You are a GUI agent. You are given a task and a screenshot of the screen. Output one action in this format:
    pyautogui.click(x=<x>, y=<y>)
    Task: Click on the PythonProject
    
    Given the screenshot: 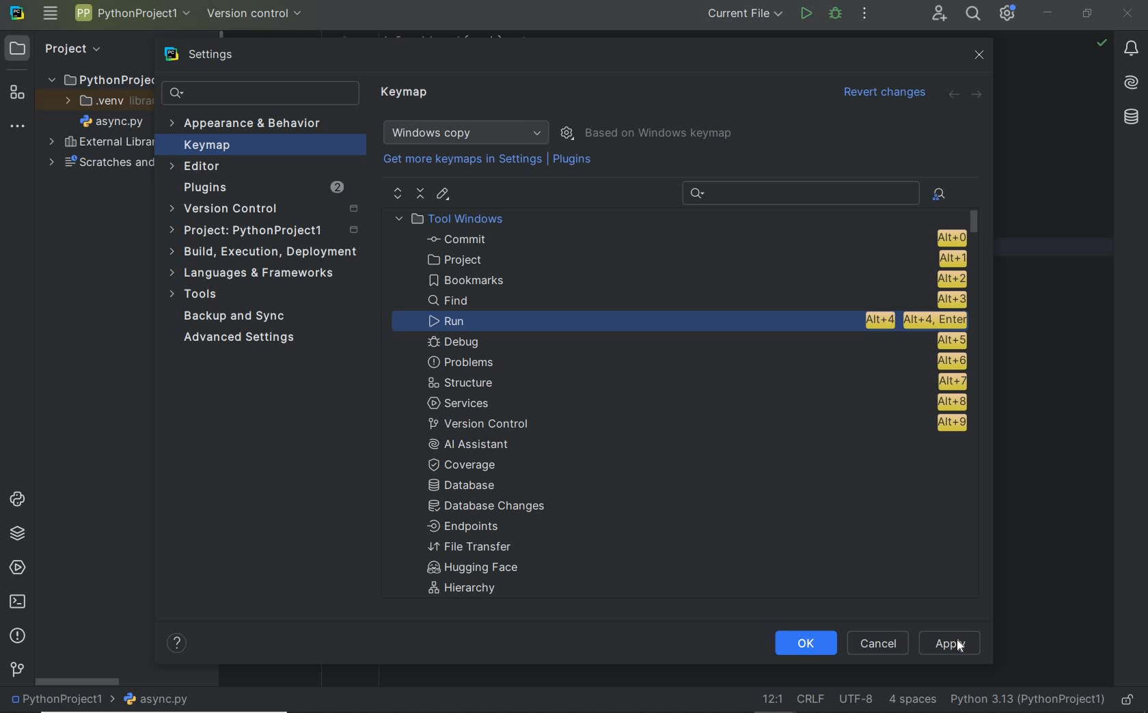 What is the action you would take?
    pyautogui.click(x=100, y=79)
    